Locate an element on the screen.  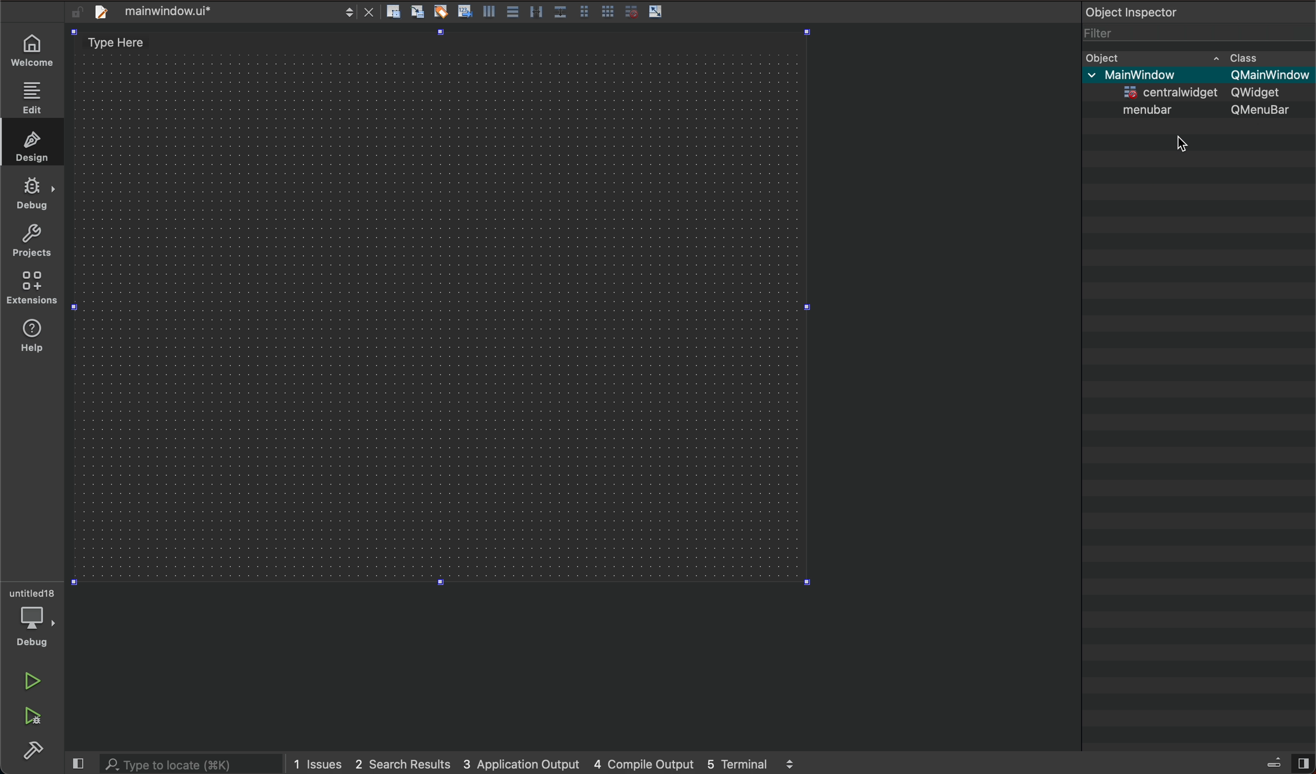
views is located at coordinates (1287, 762).